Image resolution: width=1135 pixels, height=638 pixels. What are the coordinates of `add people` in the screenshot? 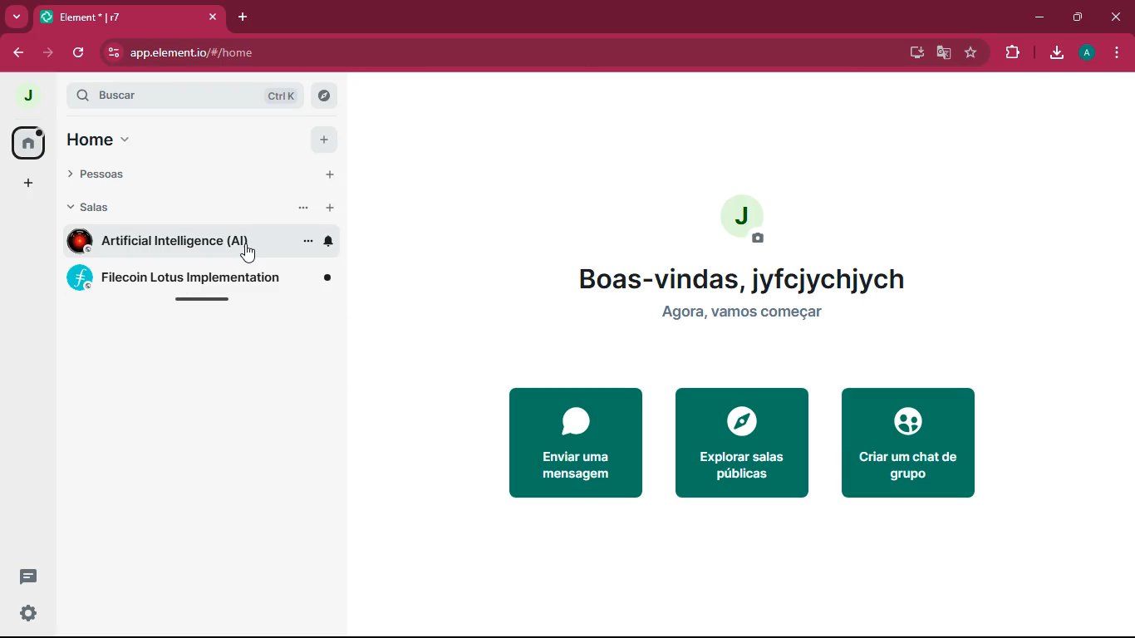 It's located at (328, 175).